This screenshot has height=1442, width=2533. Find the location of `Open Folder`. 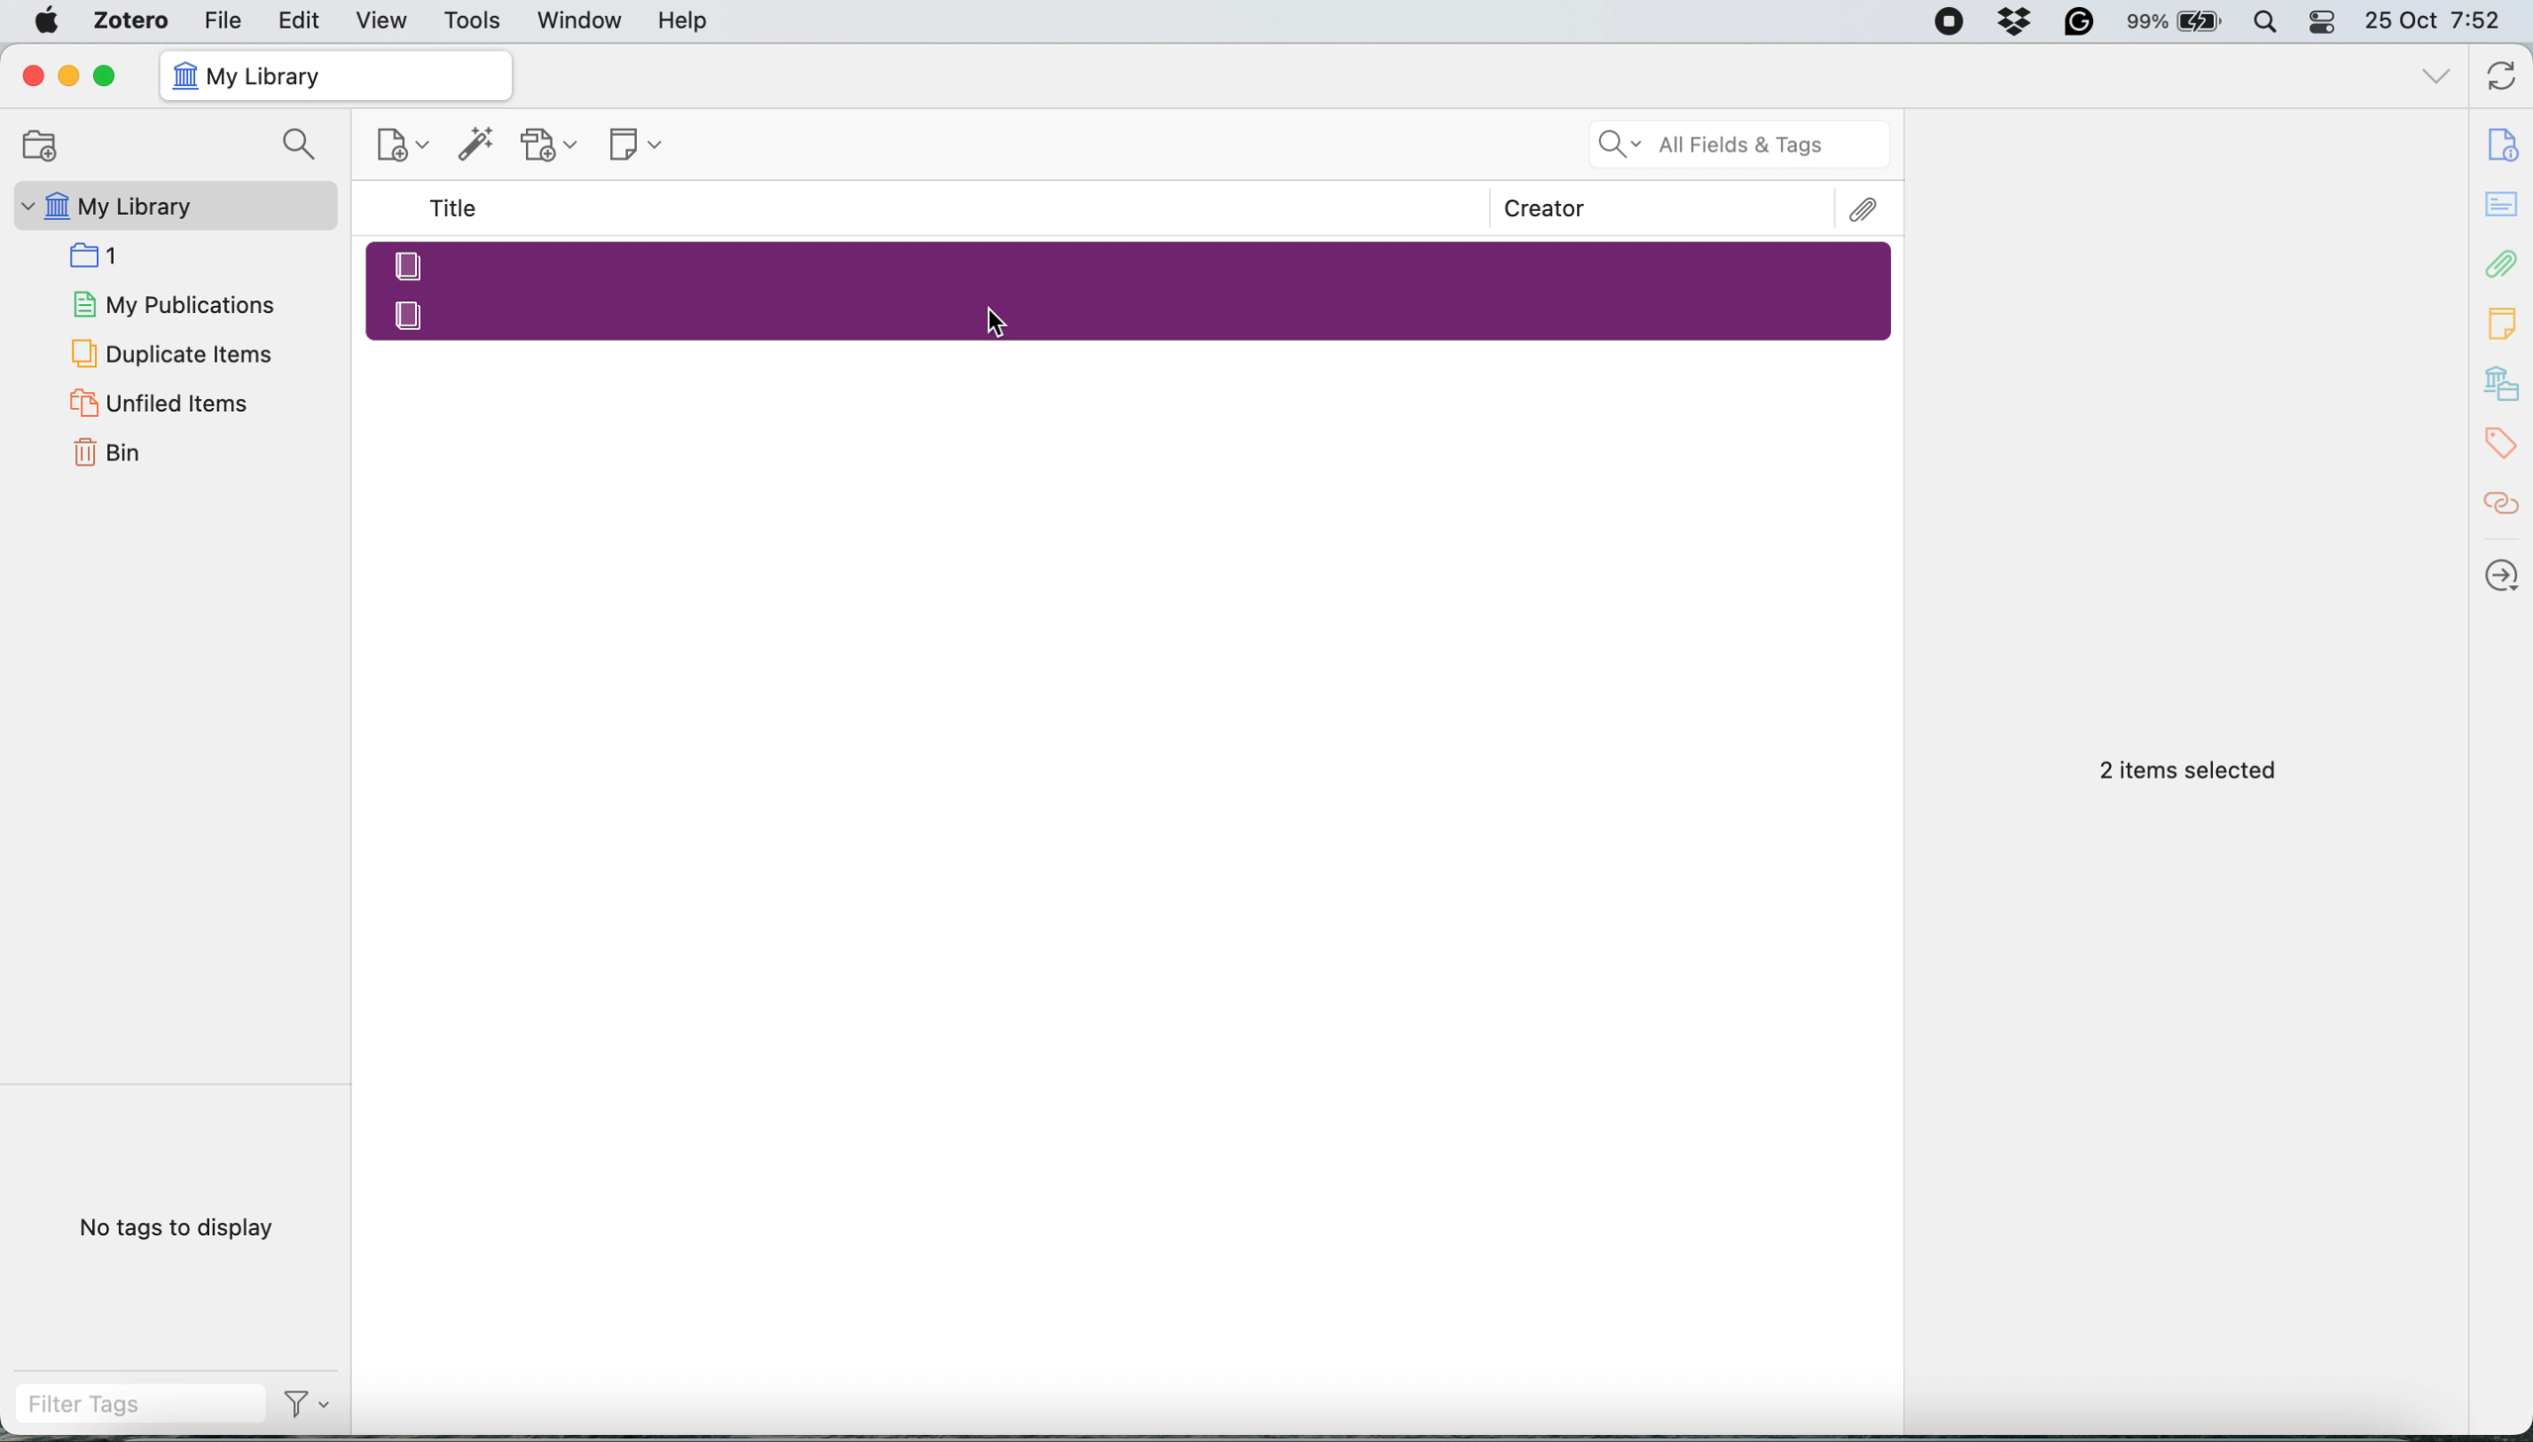

Open Folder is located at coordinates (37, 145).